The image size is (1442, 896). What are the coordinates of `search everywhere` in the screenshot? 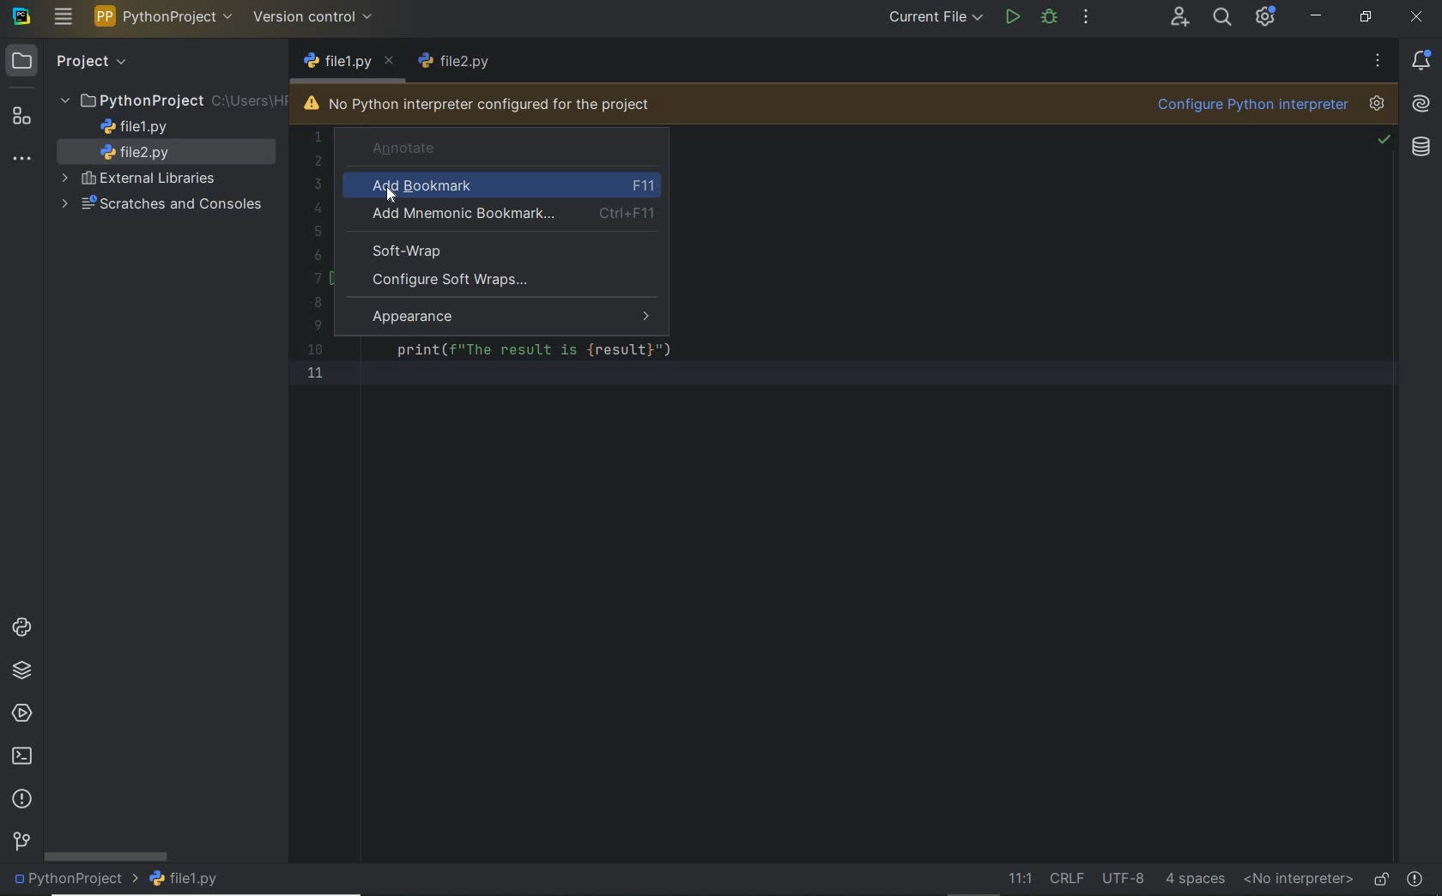 It's located at (1223, 20).